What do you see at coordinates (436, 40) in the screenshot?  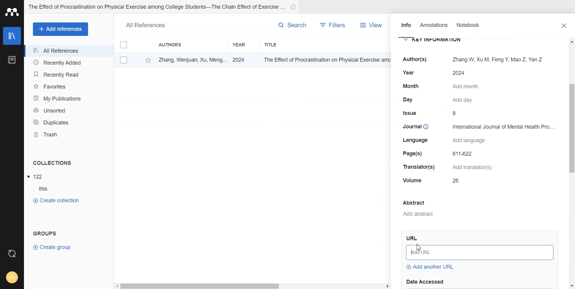 I see `Key Information` at bounding box center [436, 40].